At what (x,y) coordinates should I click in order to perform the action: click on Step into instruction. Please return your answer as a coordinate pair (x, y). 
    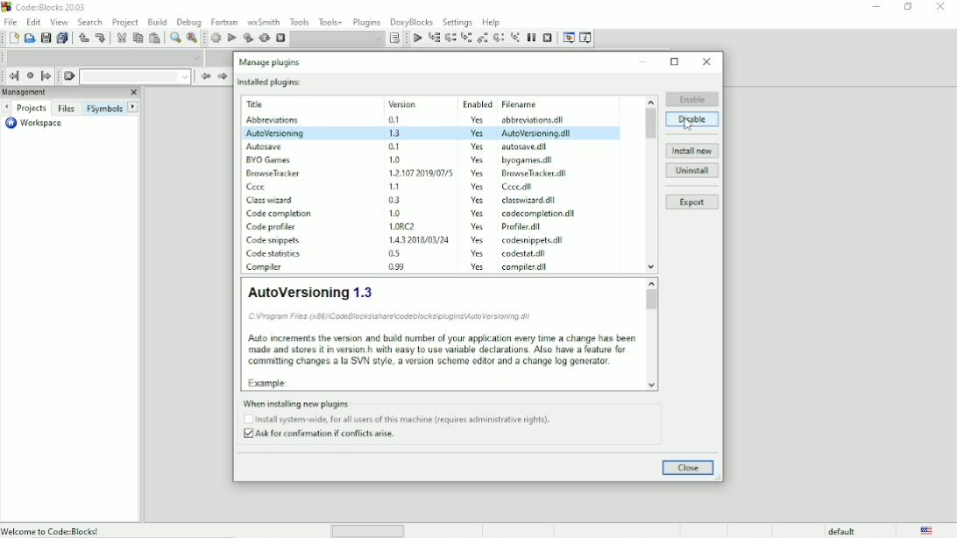
    Looking at the image, I should click on (515, 37).